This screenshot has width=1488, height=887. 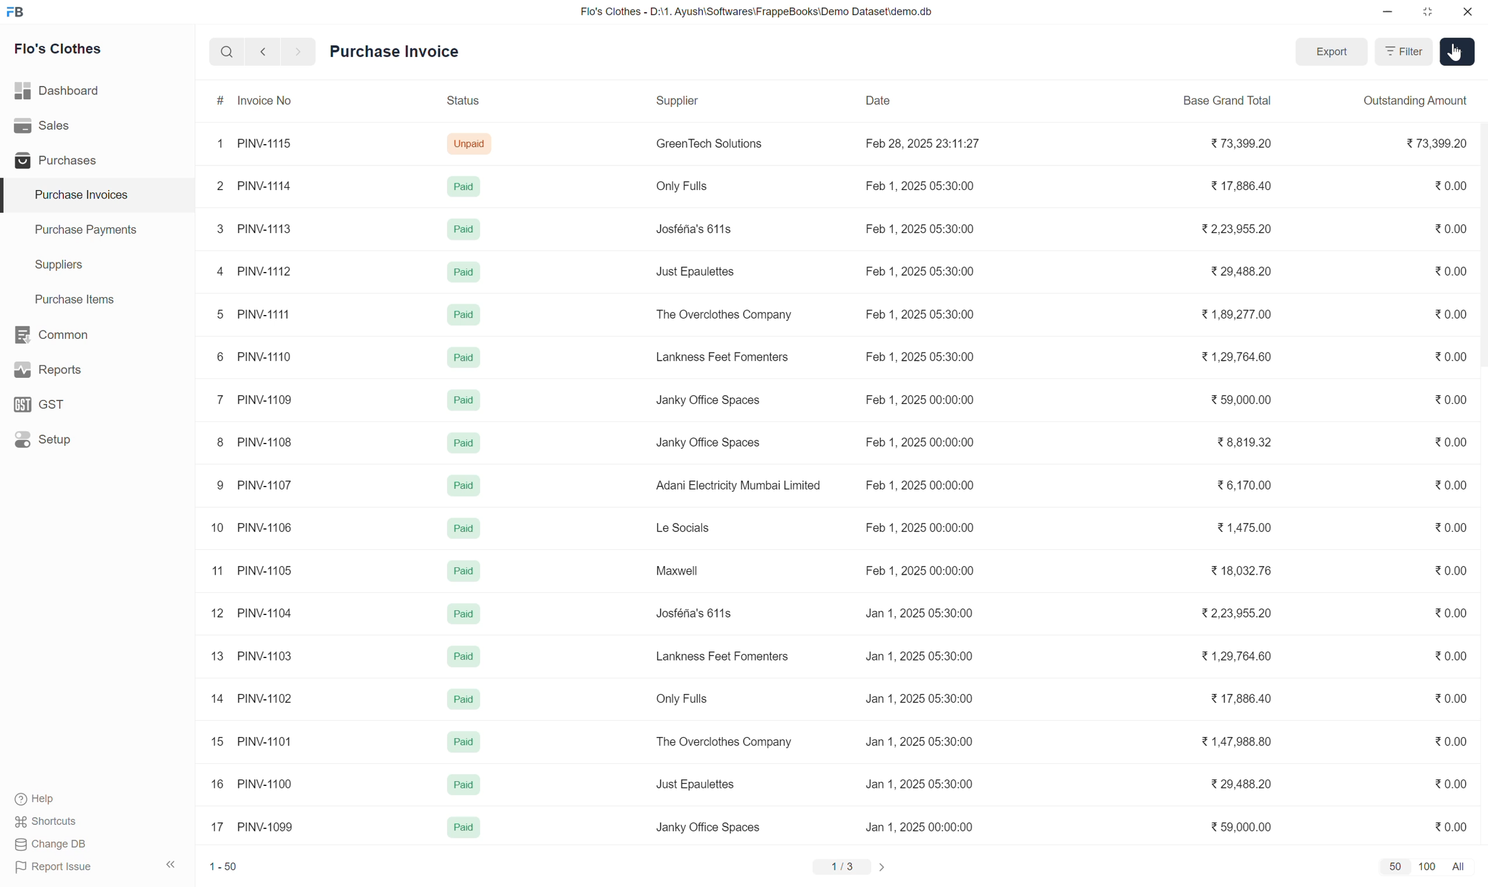 What do you see at coordinates (53, 334) in the screenshot?
I see `Common` at bounding box center [53, 334].